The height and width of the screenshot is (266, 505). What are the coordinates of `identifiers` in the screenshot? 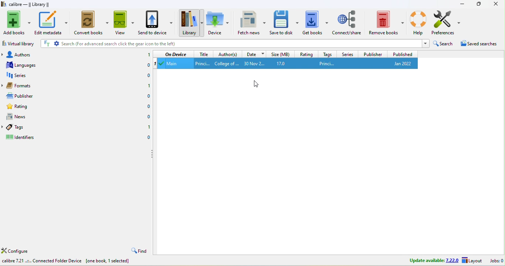 It's located at (26, 137).